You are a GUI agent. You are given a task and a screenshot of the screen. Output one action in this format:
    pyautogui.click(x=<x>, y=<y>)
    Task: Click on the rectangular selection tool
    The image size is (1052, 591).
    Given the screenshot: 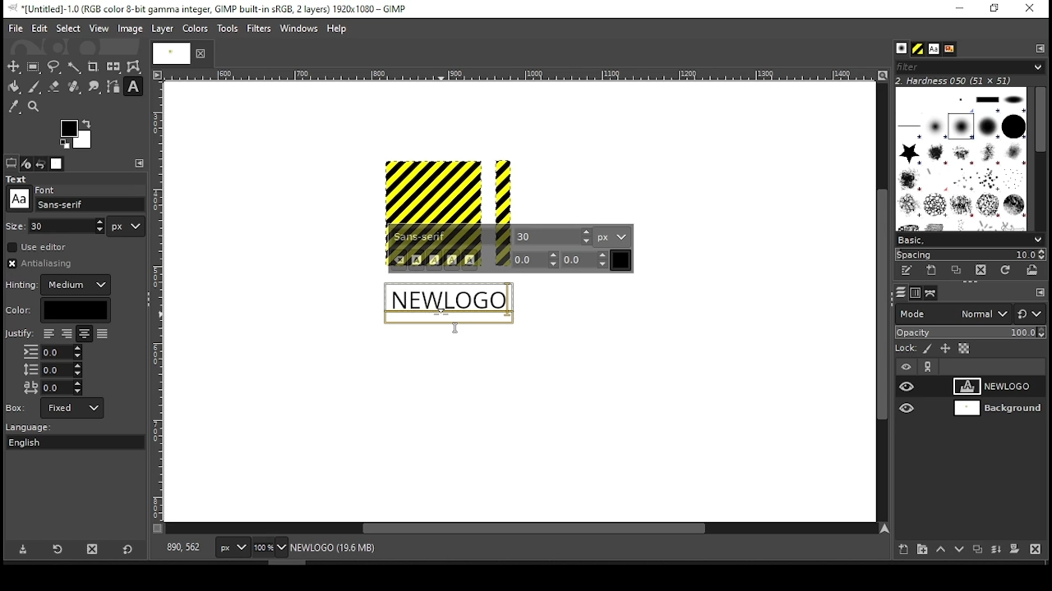 What is the action you would take?
    pyautogui.click(x=35, y=66)
    